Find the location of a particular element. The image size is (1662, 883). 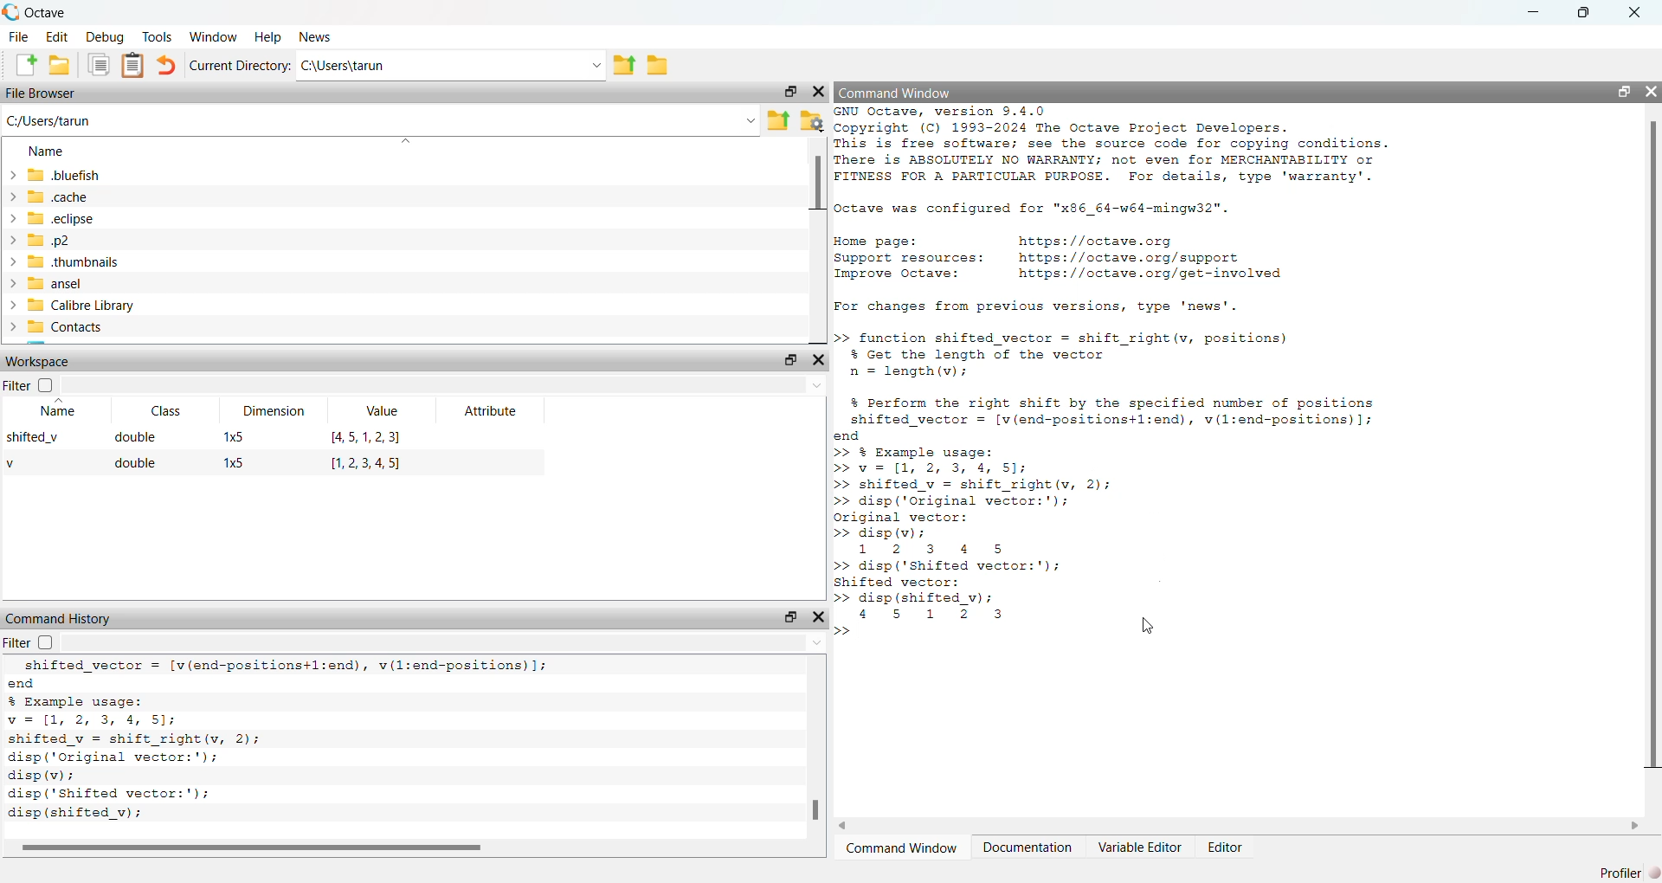

tools is located at coordinates (156, 37).